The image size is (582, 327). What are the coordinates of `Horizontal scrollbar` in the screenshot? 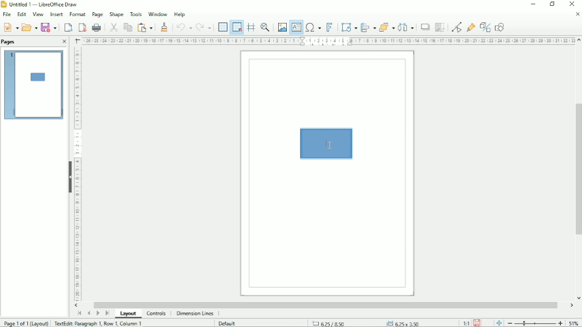 It's located at (326, 304).